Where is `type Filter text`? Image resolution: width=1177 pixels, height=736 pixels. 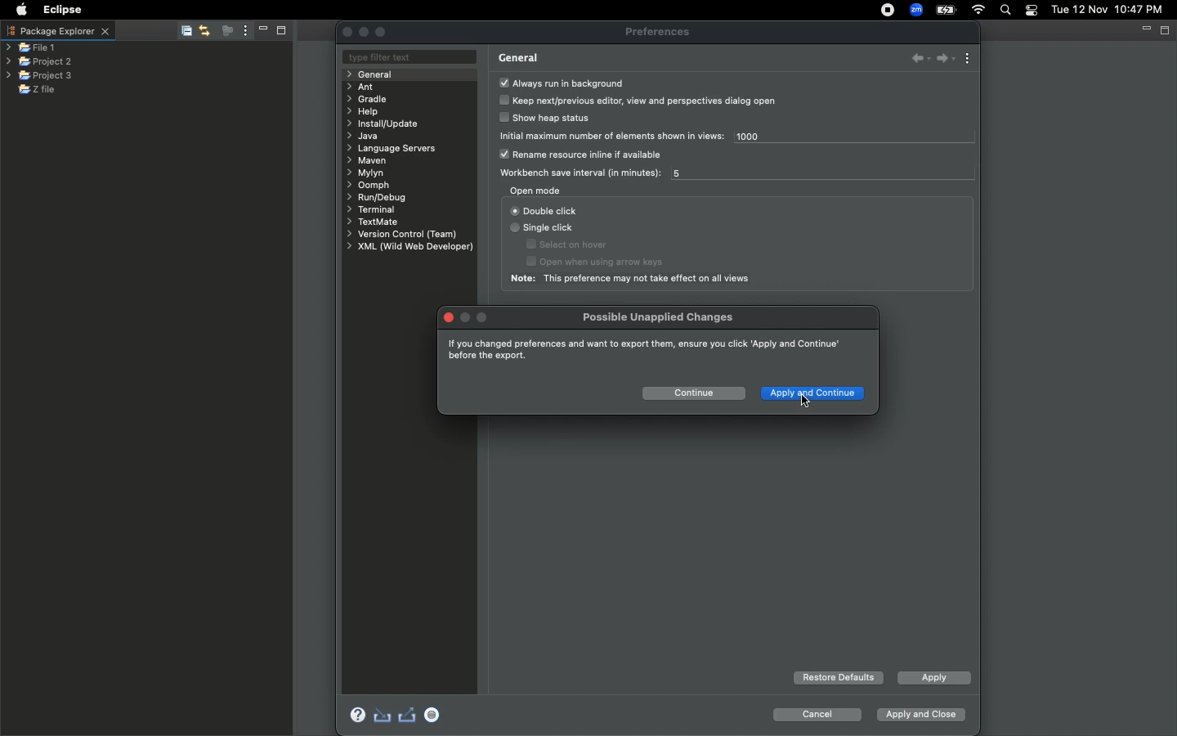
type Filter text is located at coordinates (405, 58).